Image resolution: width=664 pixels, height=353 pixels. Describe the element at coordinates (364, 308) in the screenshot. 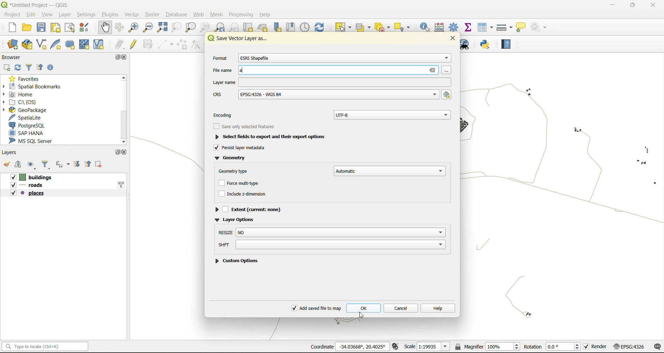

I see `ok` at that location.